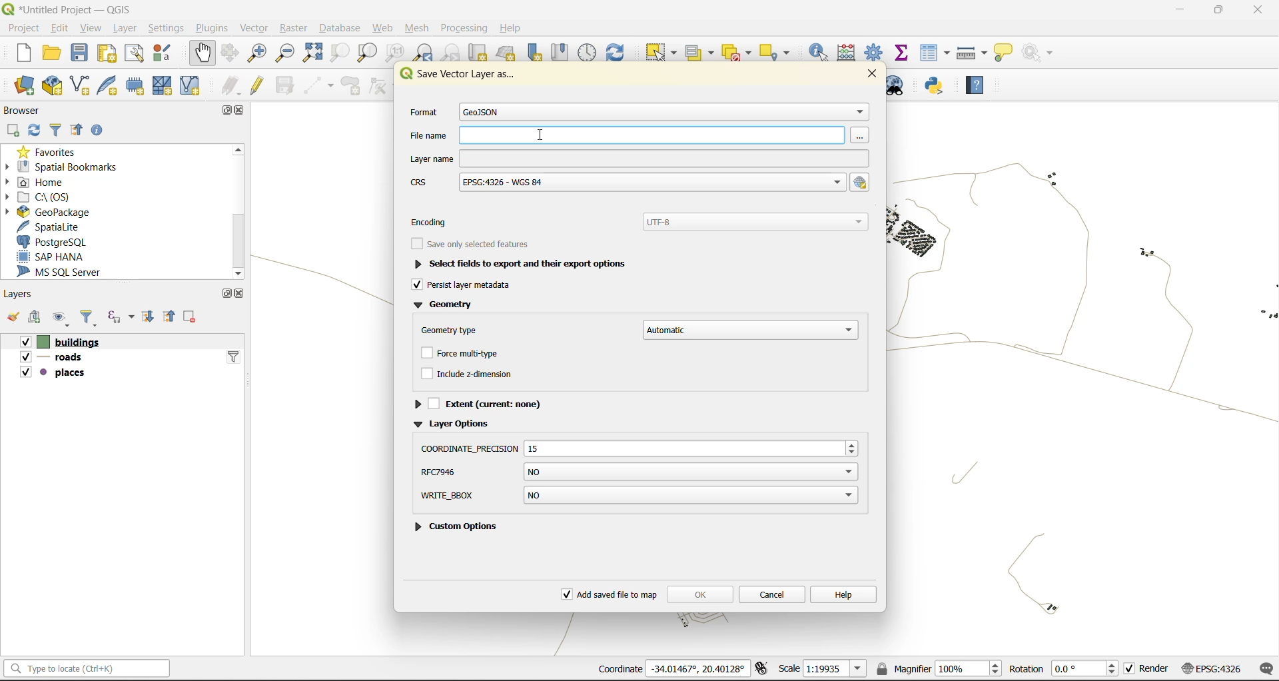 This screenshot has width=1279, height=681. Describe the element at coordinates (336, 53) in the screenshot. I see `zoom selection` at that location.